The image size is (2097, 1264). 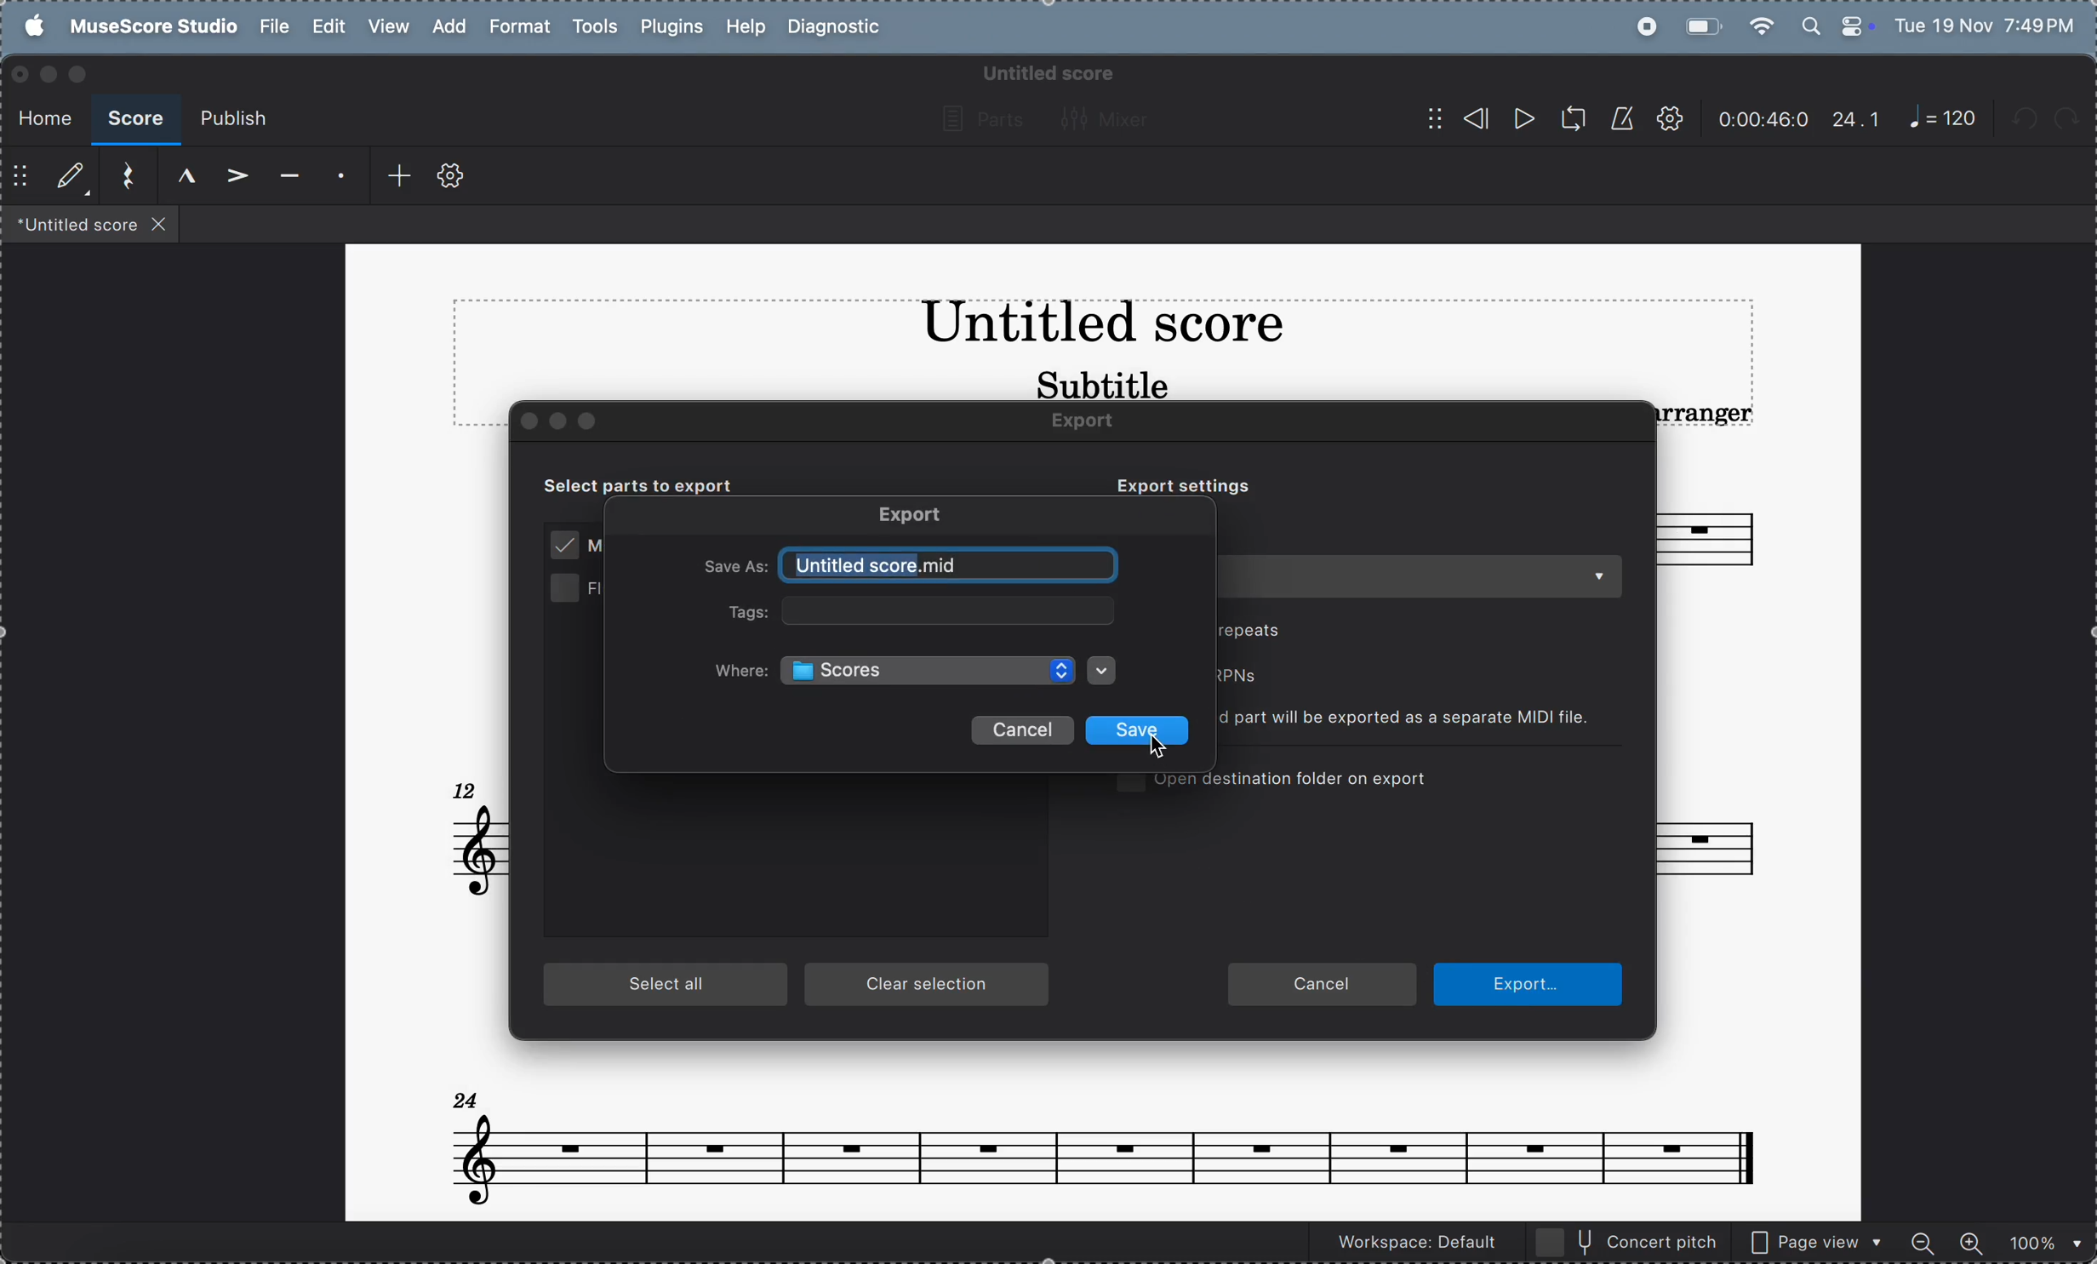 I want to click on minimize, so click(x=48, y=74).